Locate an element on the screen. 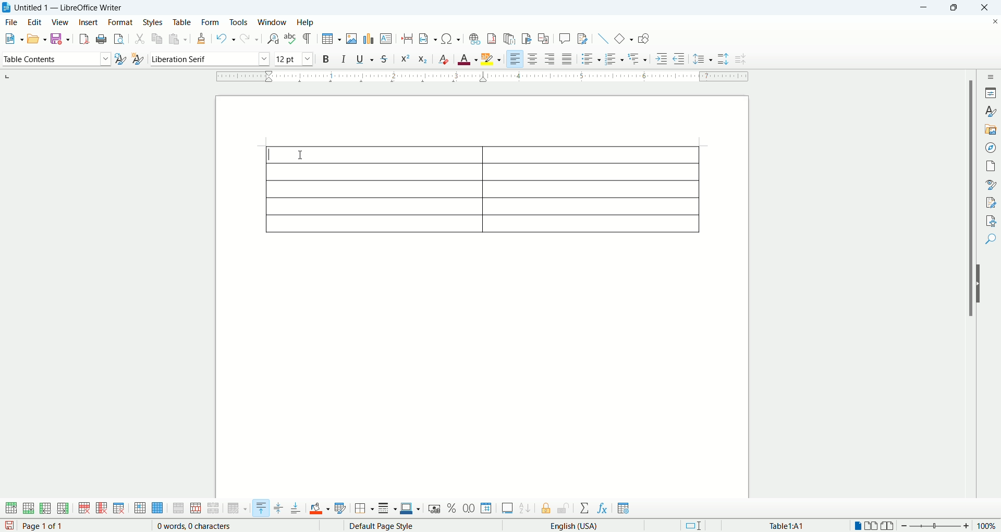 Image resolution: width=1001 pixels, height=532 pixels. find and replace is located at coordinates (274, 39).